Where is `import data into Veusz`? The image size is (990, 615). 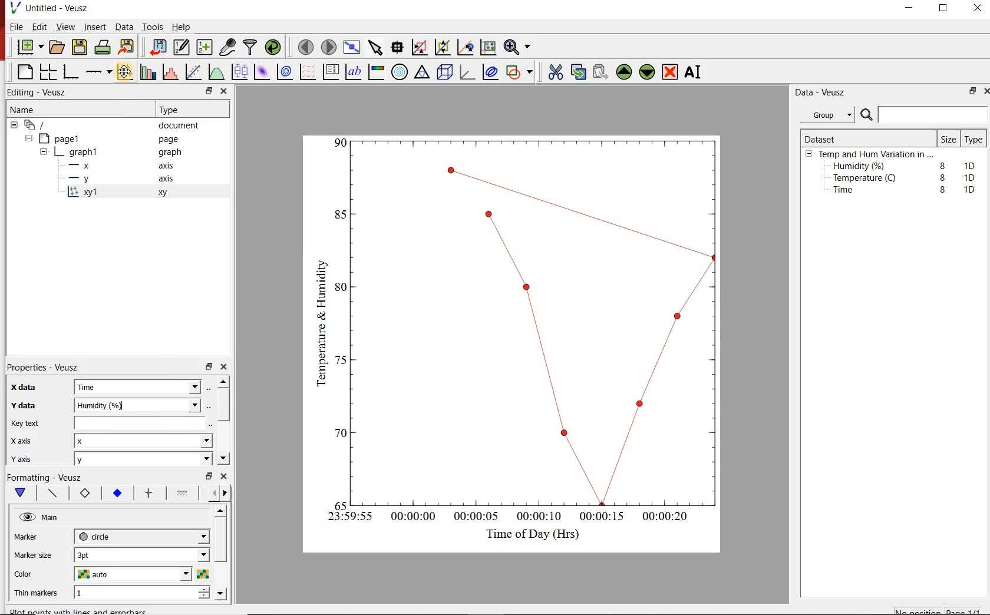
import data into Veusz is located at coordinates (157, 46).